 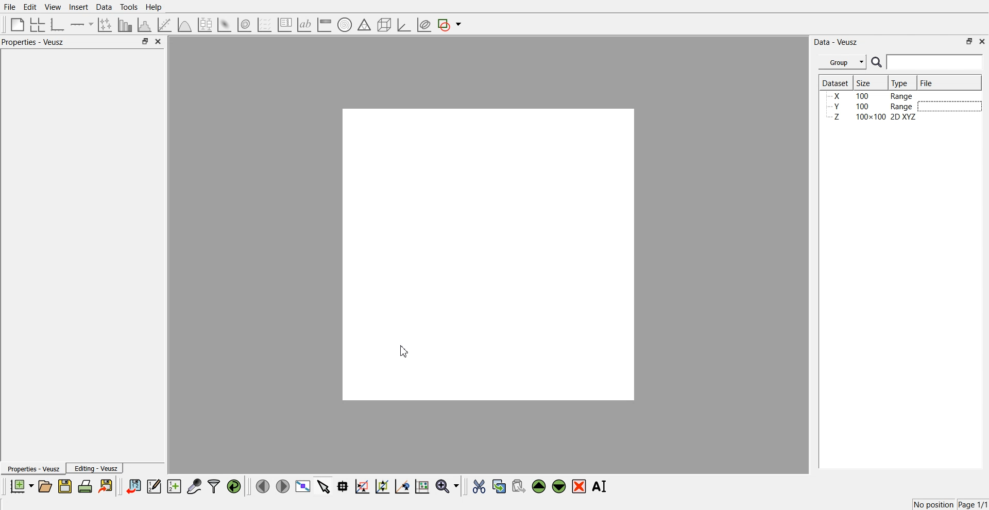 What do you see at coordinates (53, 7) in the screenshot?
I see `View` at bounding box center [53, 7].